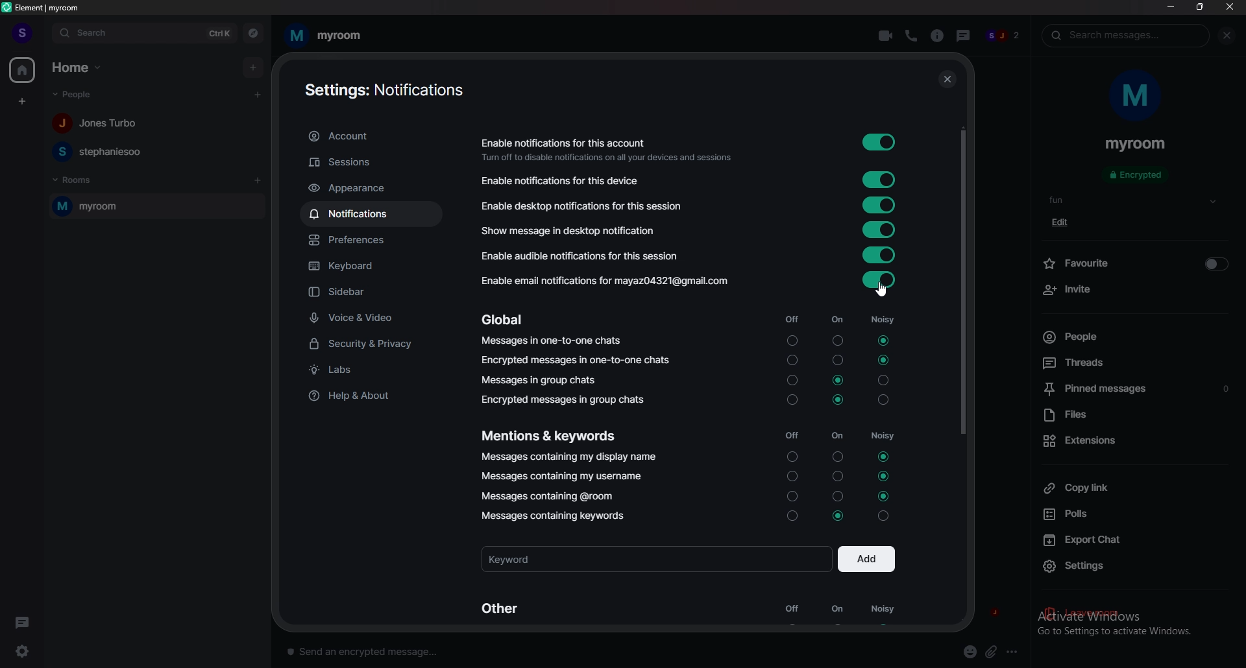 This screenshot has width=1246, height=668. I want to click on notifications for this device, so click(687, 180).